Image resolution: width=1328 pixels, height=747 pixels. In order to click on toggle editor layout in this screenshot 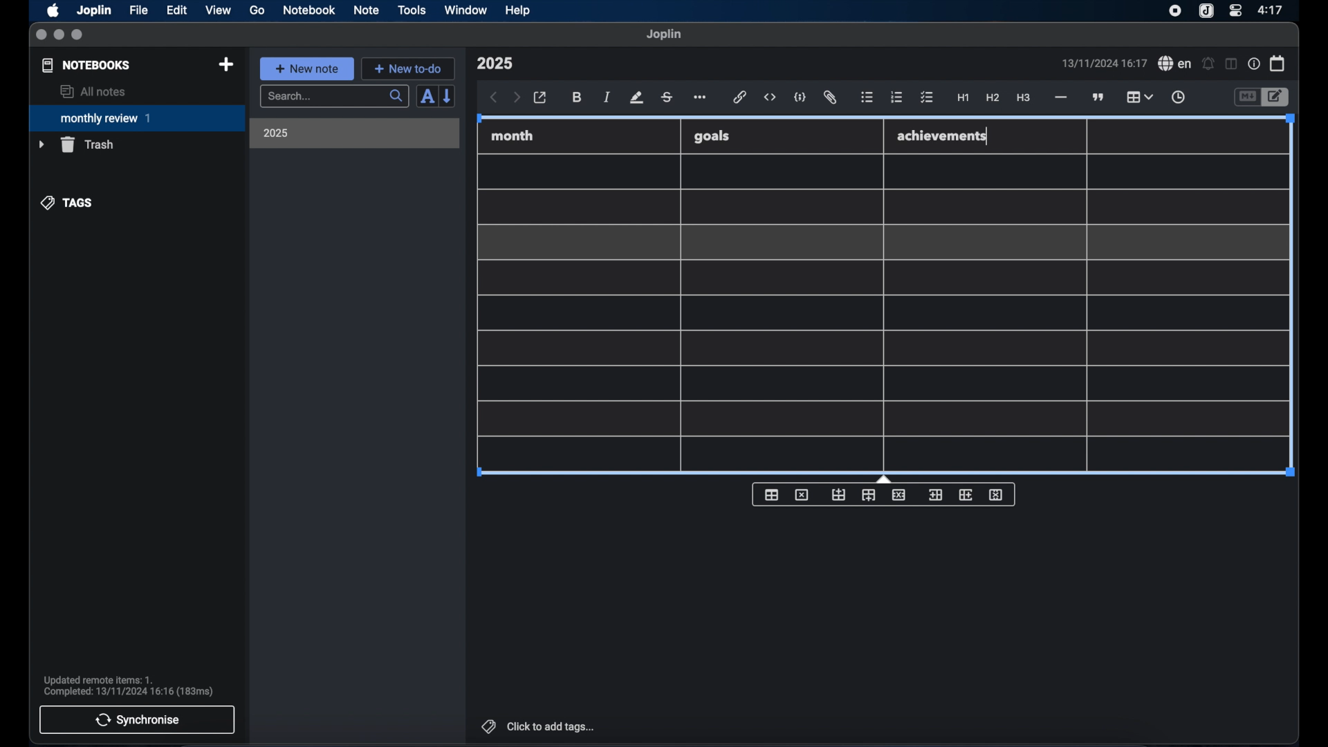, I will do `click(1232, 64)`.